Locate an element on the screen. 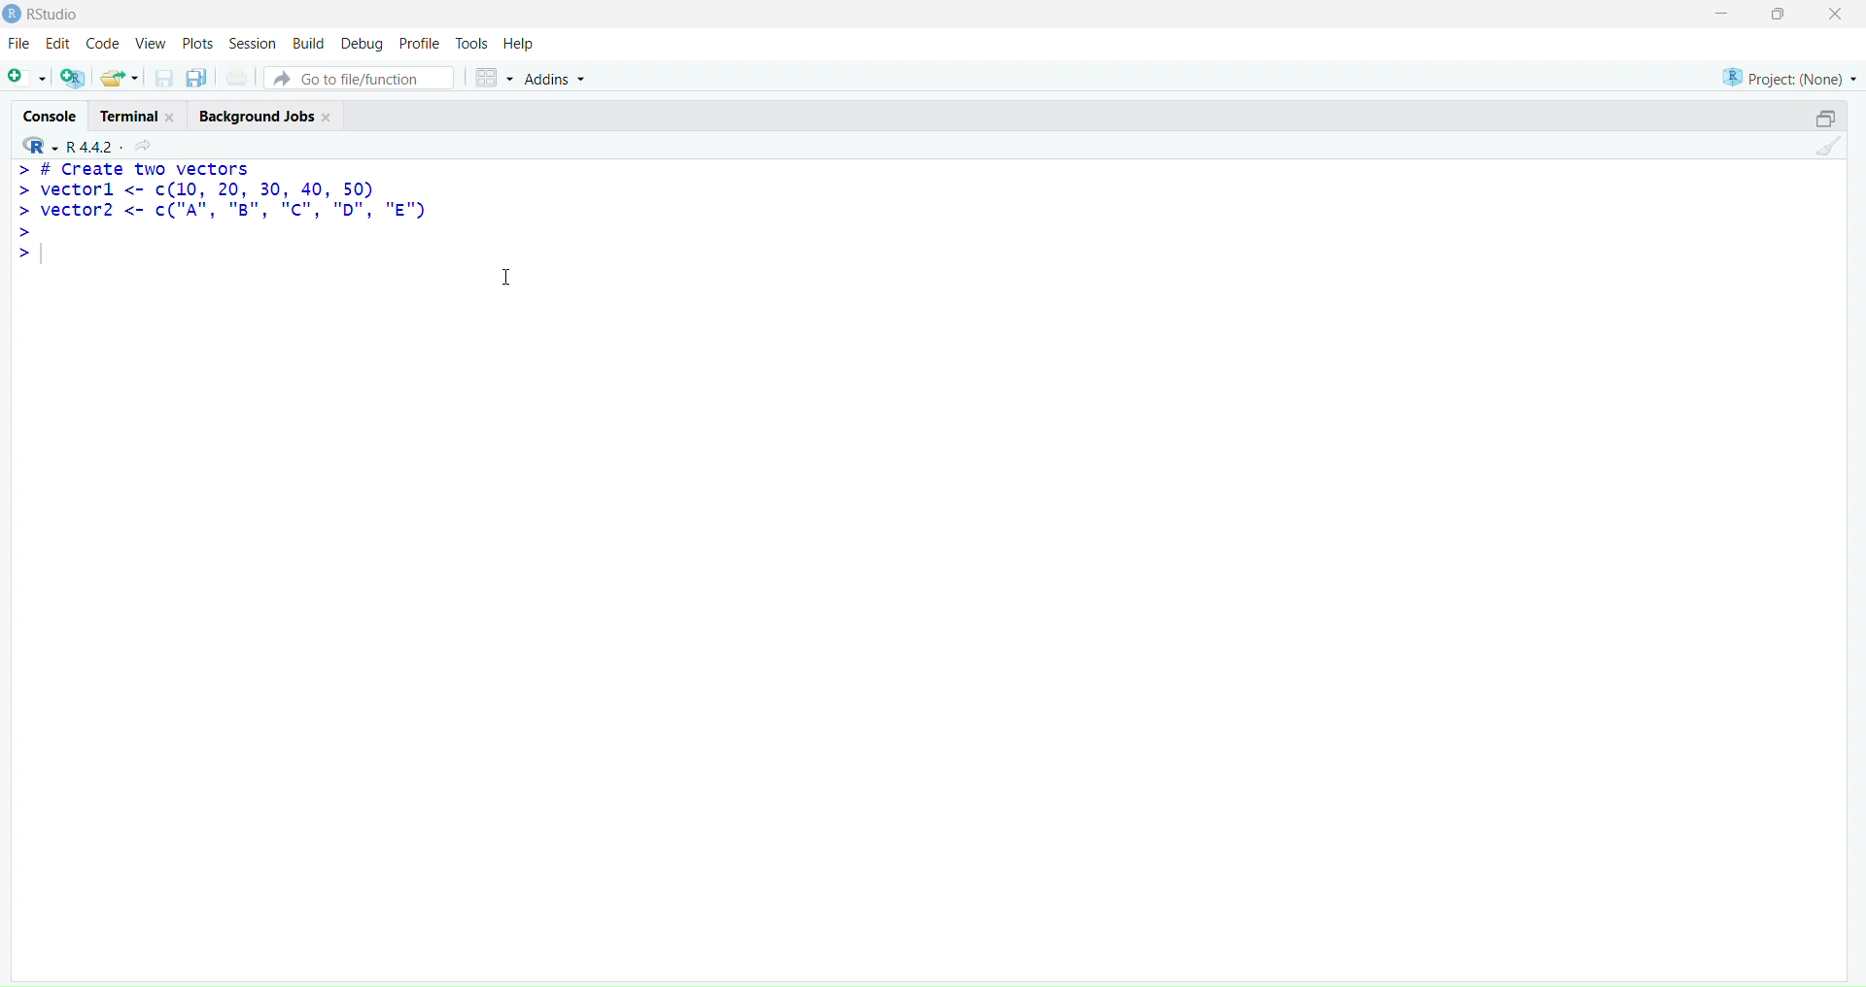  minimize is located at coordinates (1828, 119).